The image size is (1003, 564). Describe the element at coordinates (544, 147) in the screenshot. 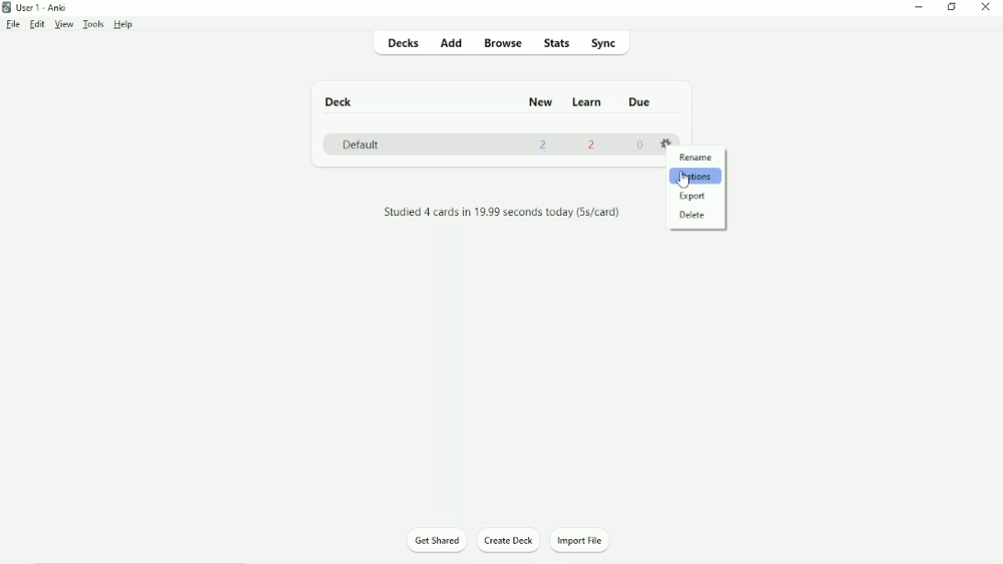

I see `2` at that location.